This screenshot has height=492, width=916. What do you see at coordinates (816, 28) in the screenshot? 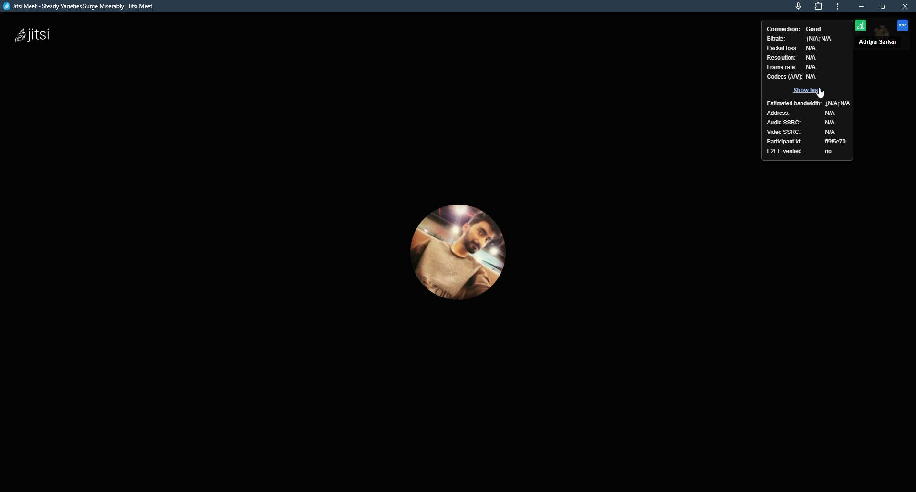
I see `good` at bounding box center [816, 28].